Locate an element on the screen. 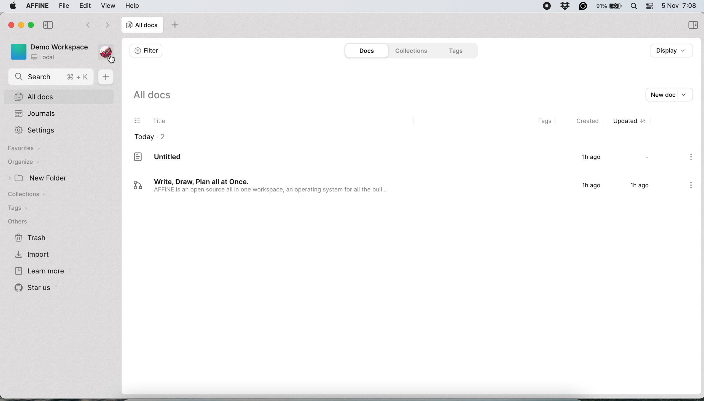 This screenshot has height=401, width=704. today is located at coordinates (151, 137).